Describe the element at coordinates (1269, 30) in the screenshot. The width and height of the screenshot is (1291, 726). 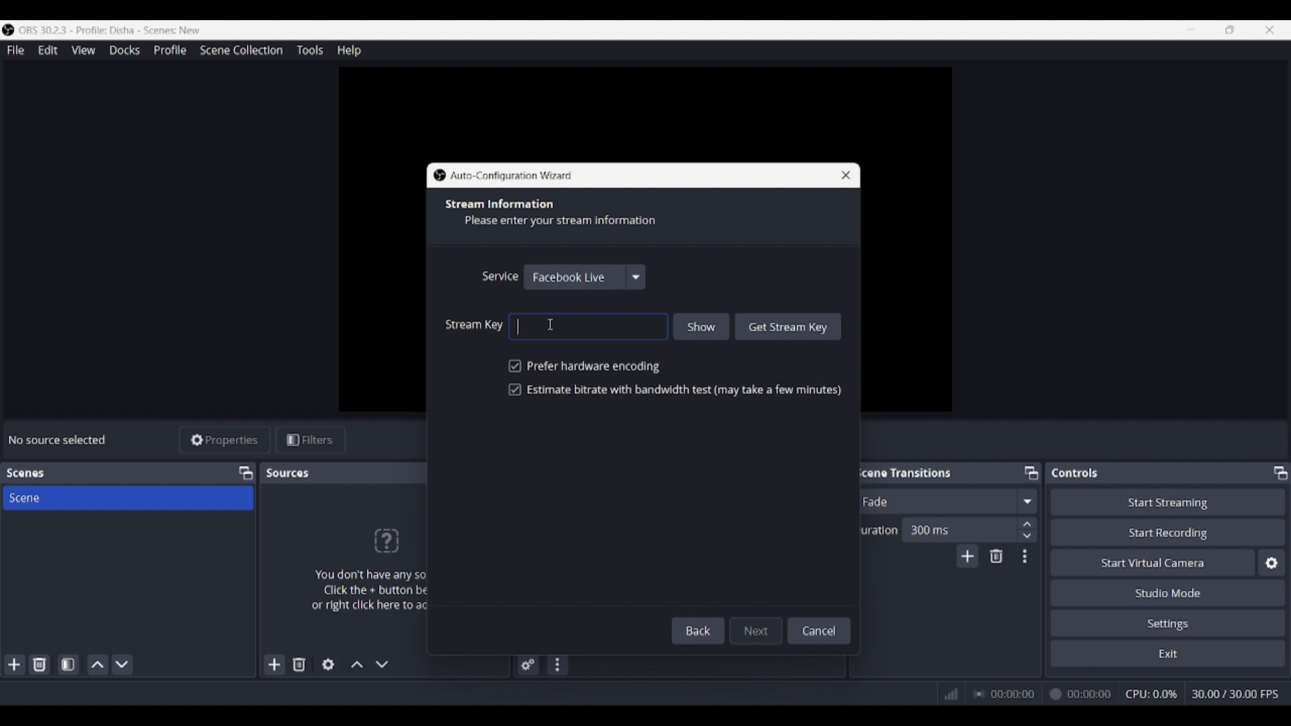
I see `Close interface` at that location.